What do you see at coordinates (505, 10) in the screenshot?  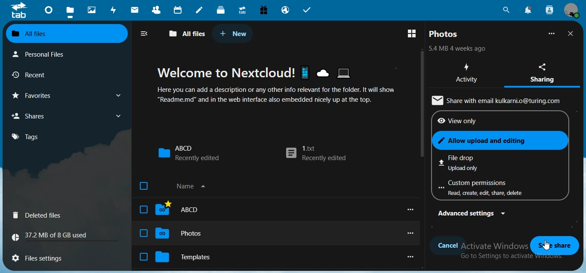 I see `search` at bounding box center [505, 10].